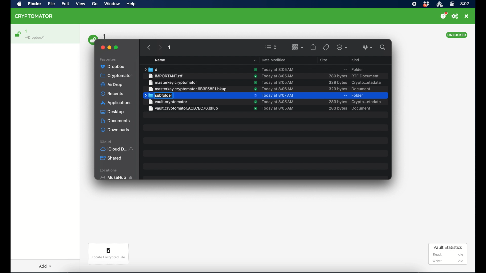  What do you see at coordinates (255, 89) in the screenshot?
I see `` at bounding box center [255, 89].